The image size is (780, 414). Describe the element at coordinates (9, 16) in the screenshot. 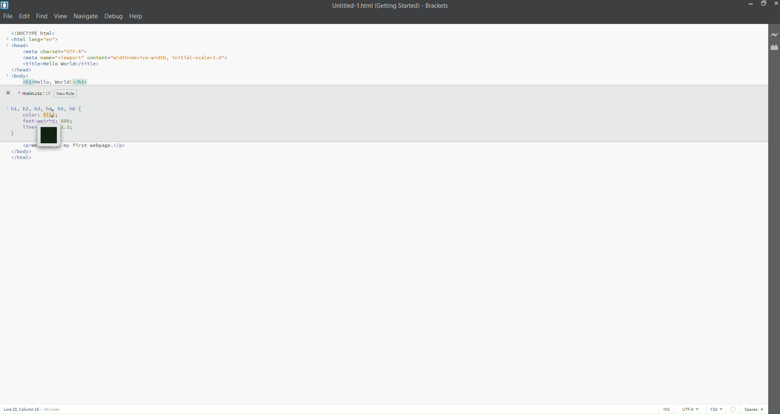

I see `file` at that location.